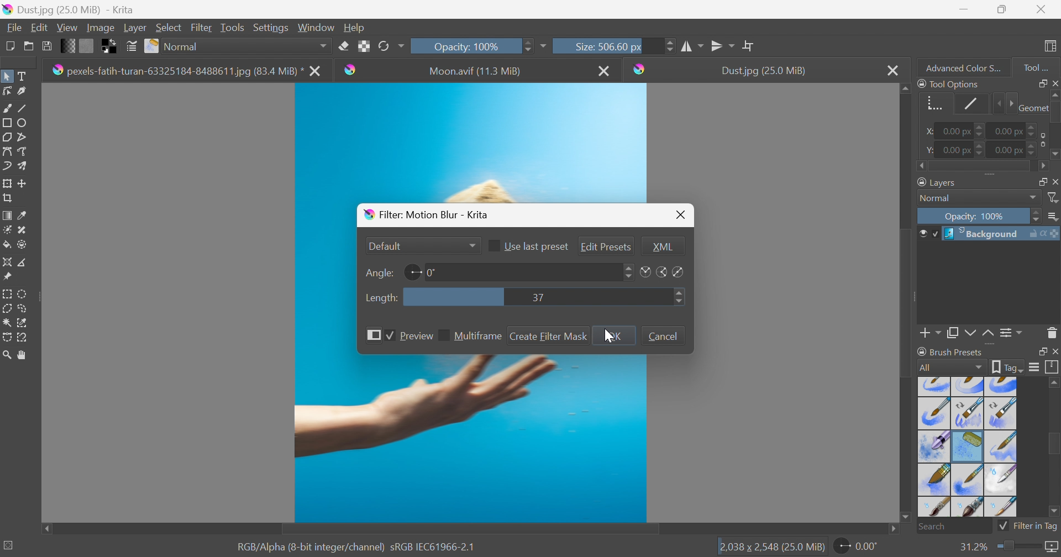 This screenshot has height=557, width=1061. Describe the element at coordinates (111, 46) in the screenshot. I see `Swap foreground and background color` at that location.